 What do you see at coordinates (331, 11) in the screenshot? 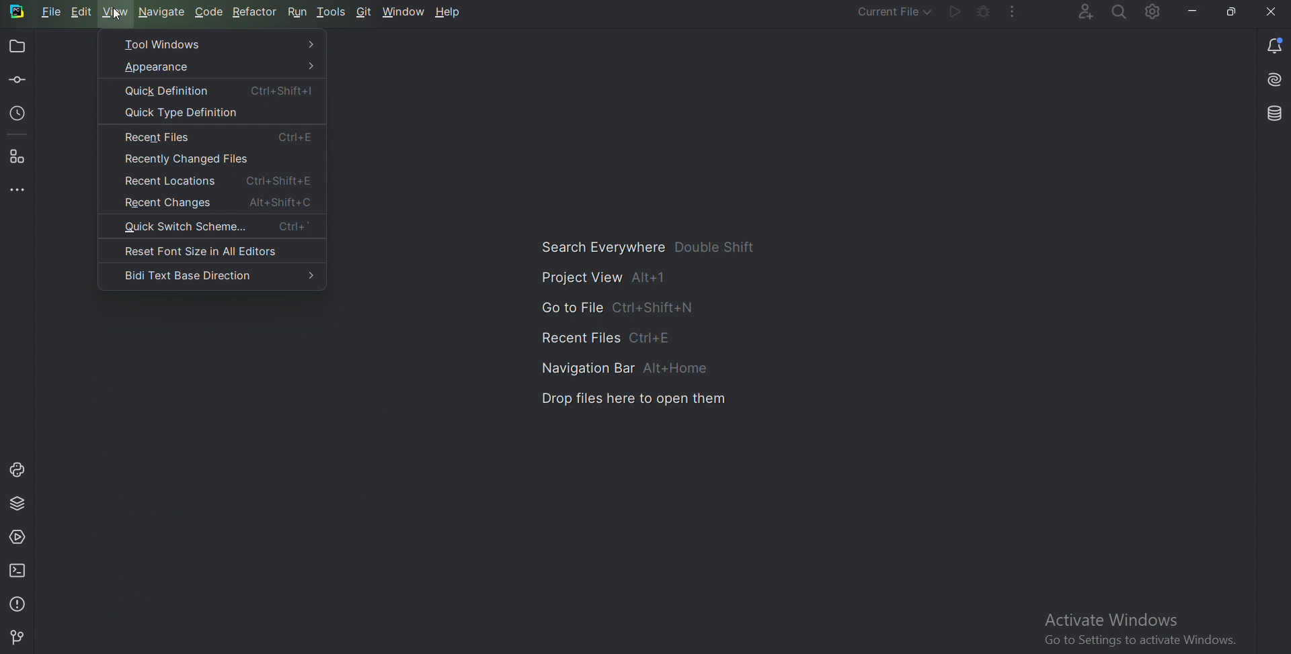
I see `Tools` at bounding box center [331, 11].